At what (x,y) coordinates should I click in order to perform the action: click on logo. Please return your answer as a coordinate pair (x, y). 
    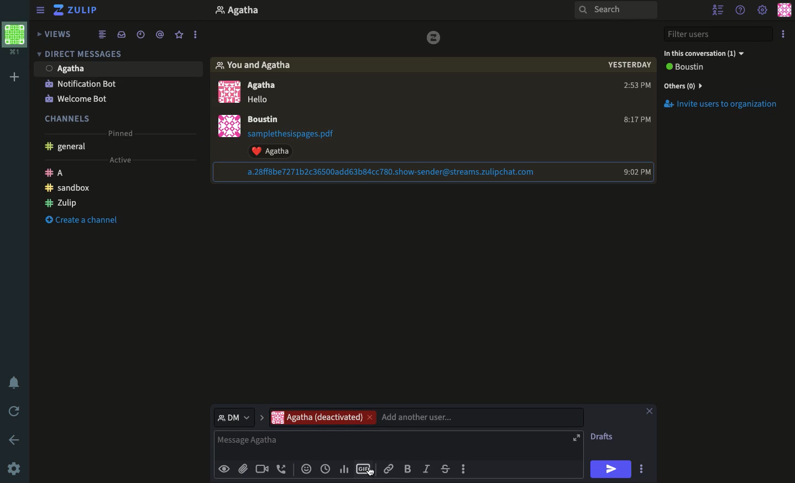
    Looking at the image, I should click on (435, 39).